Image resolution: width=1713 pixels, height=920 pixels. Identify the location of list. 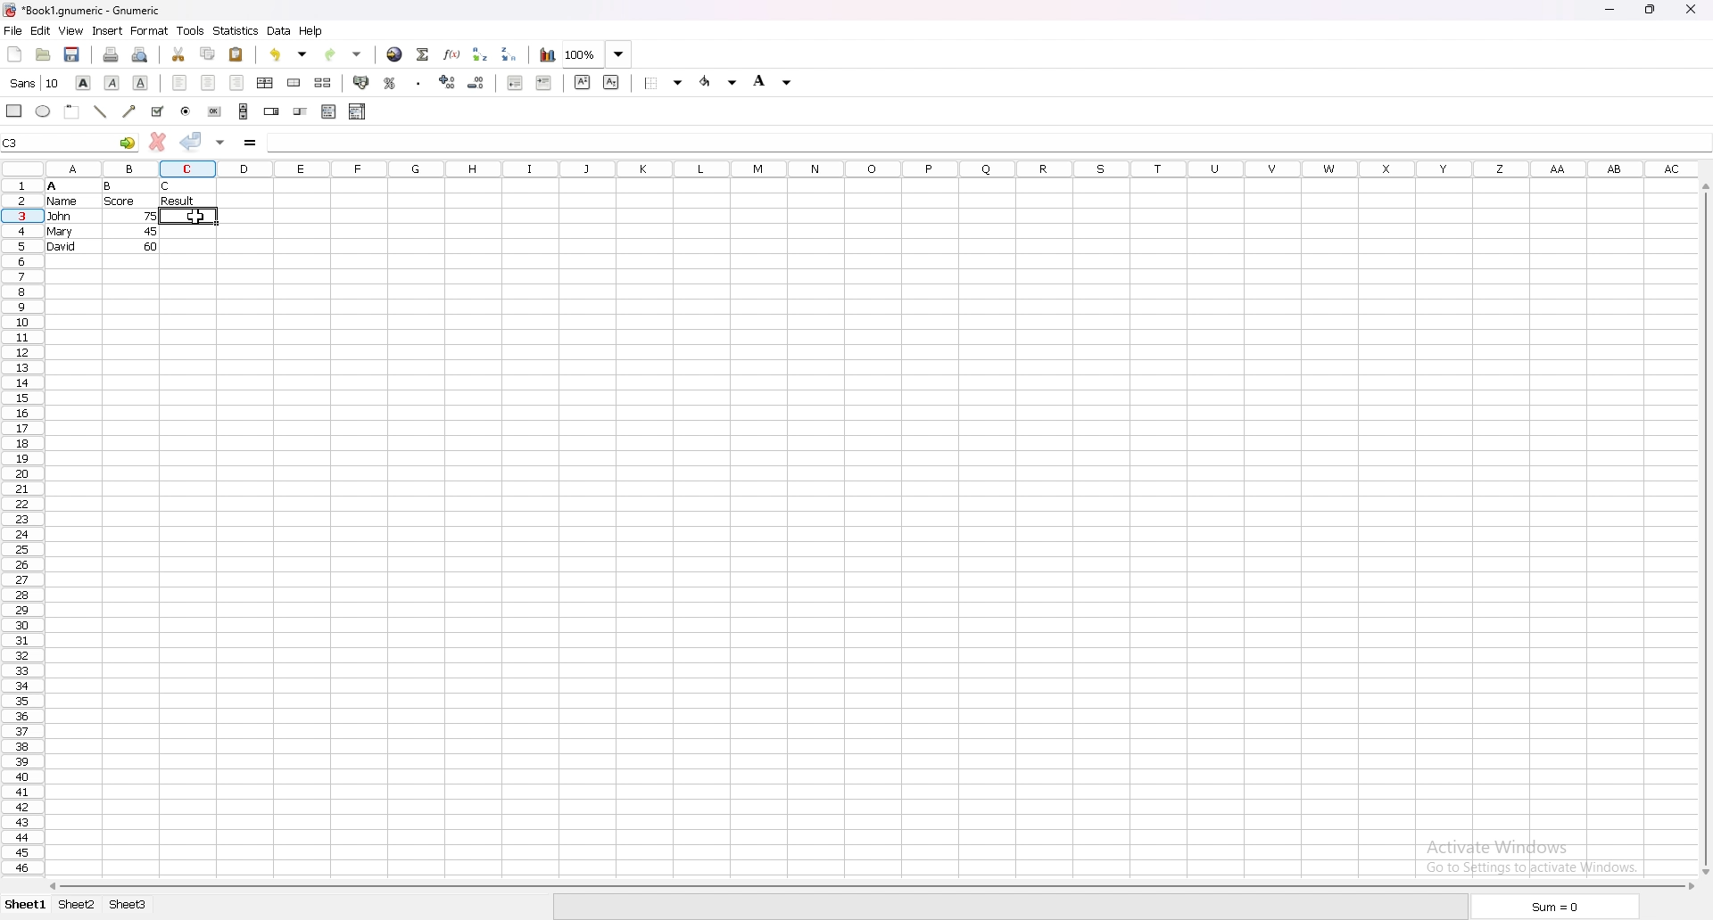
(328, 111).